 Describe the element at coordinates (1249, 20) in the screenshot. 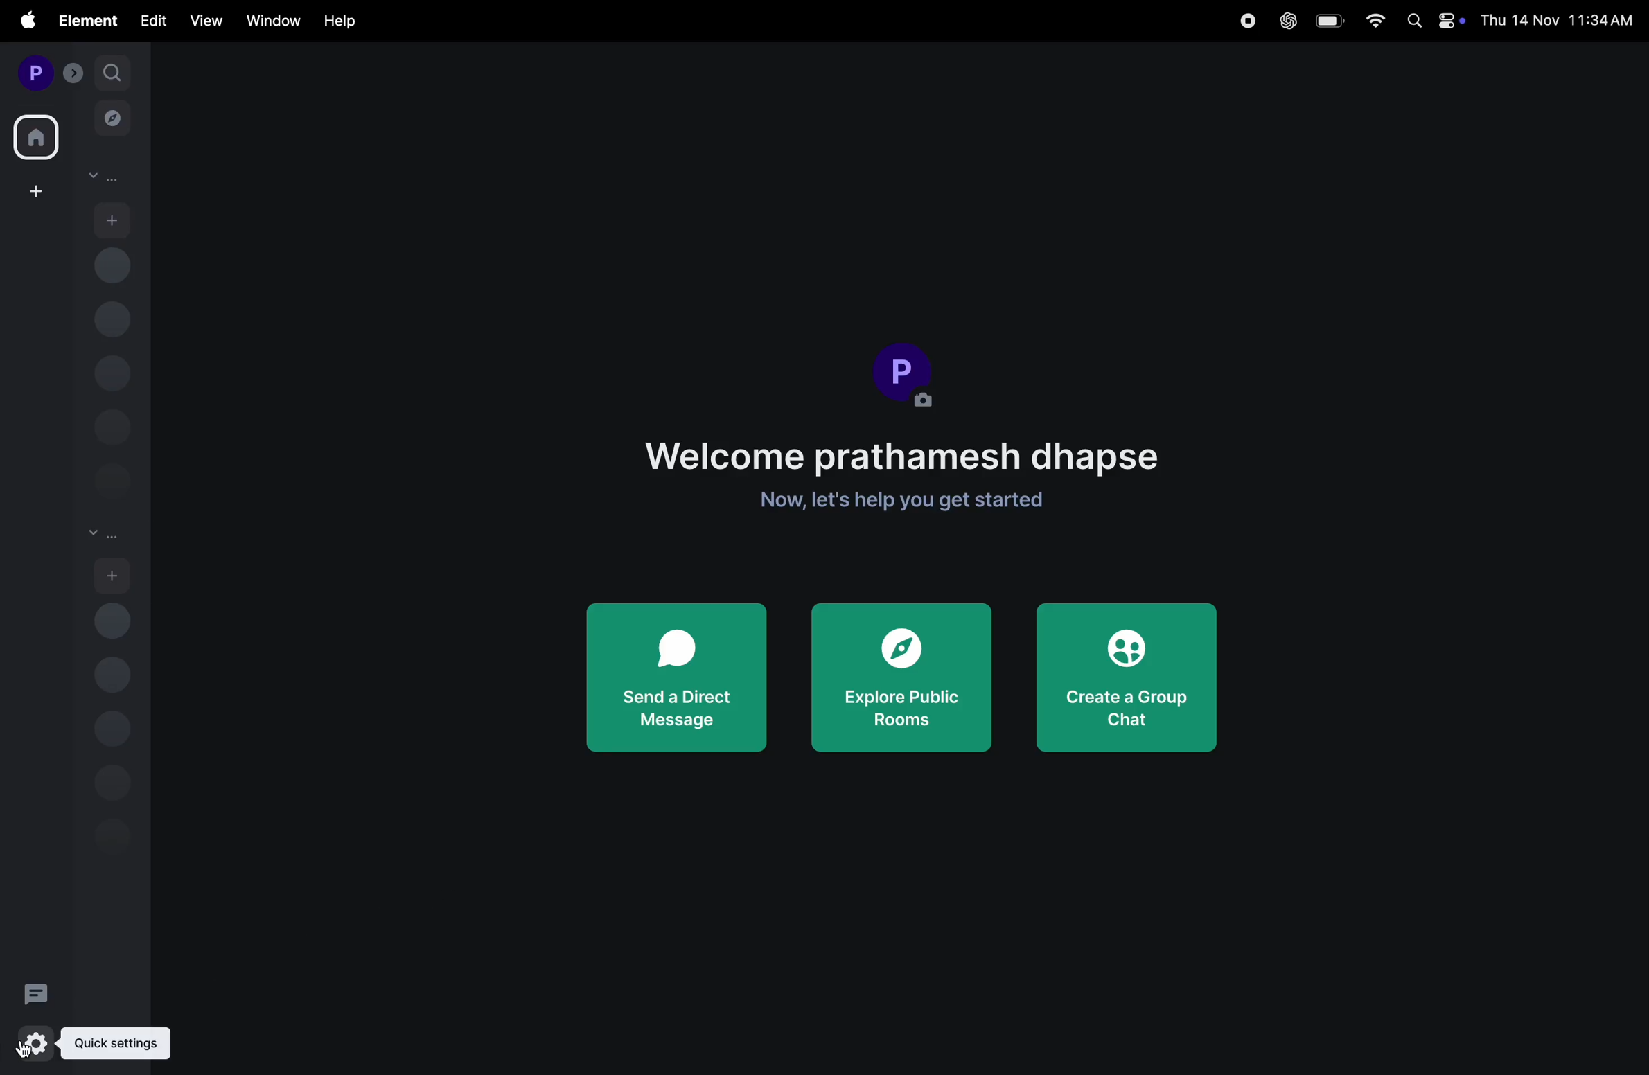

I see `record` at that location.